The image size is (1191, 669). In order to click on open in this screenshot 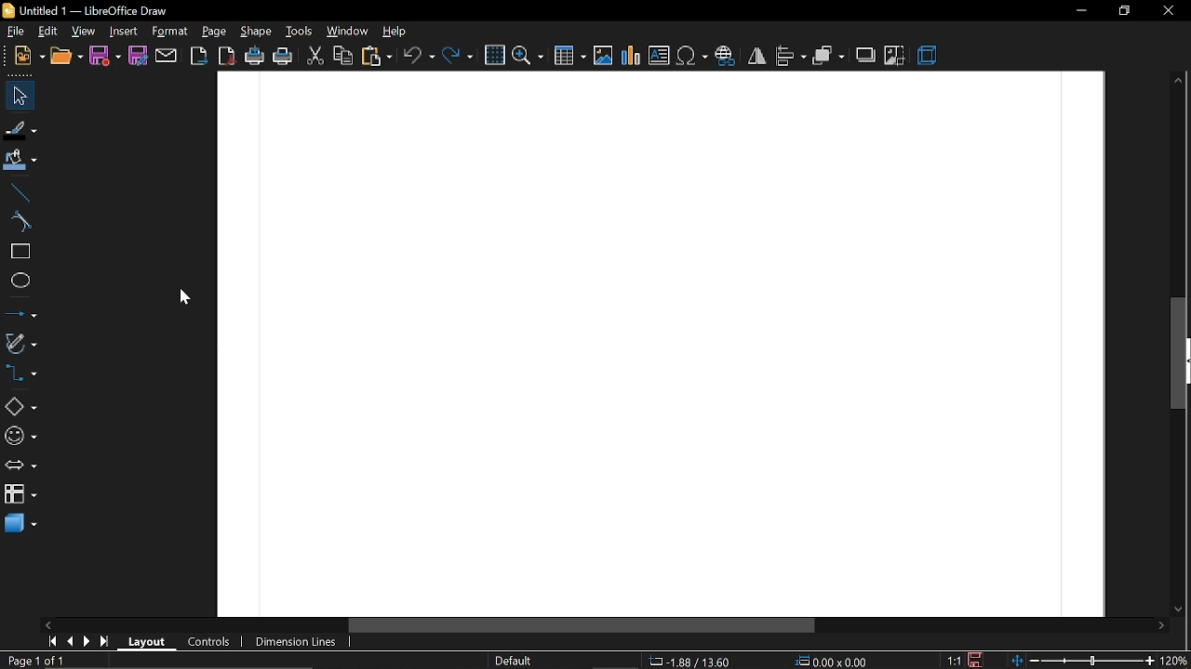, I will do `click(66, 56)`.